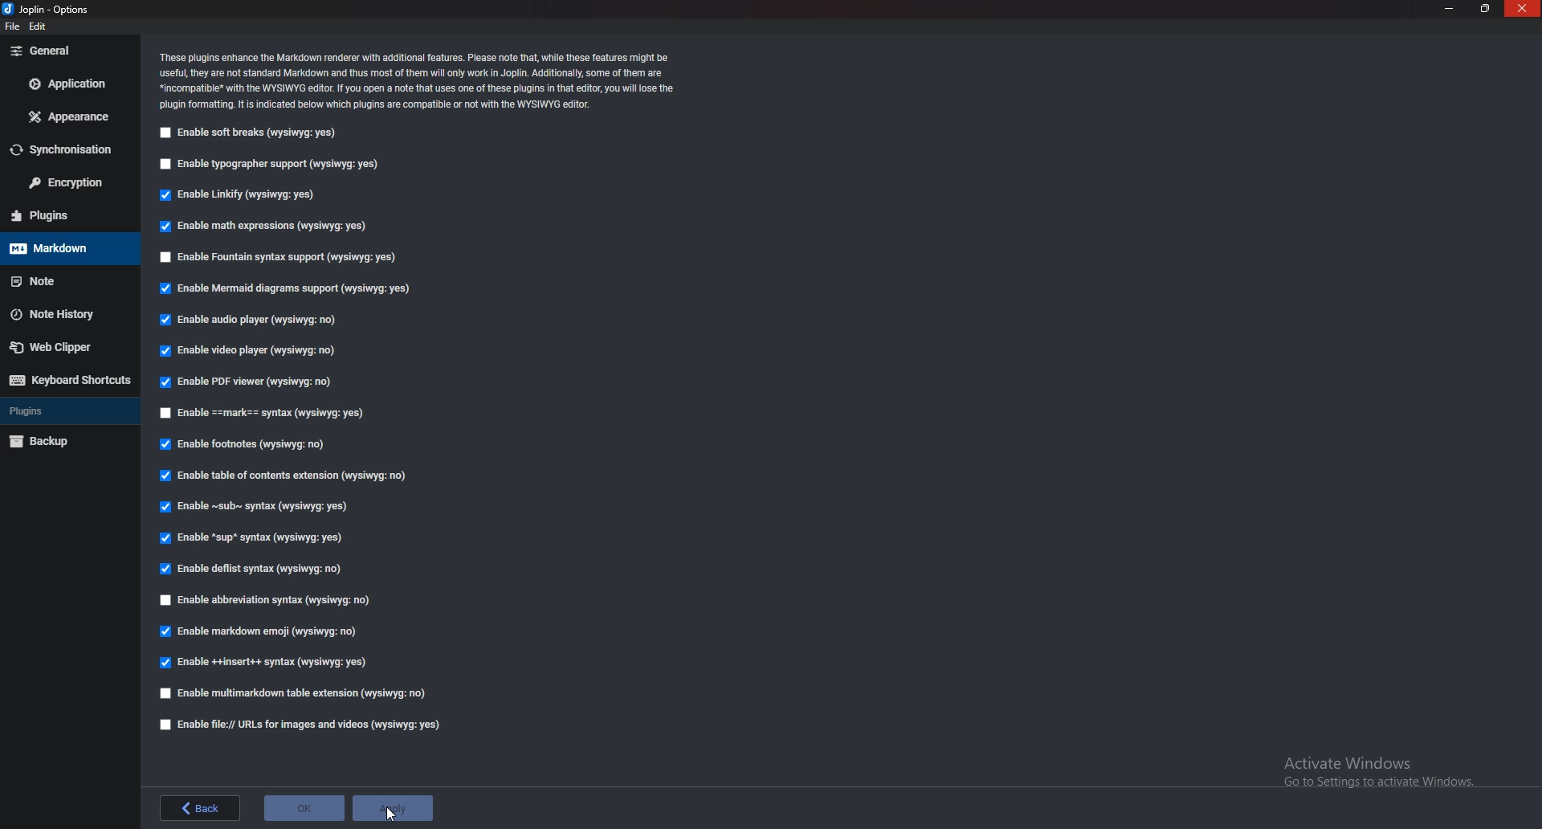 The height and width of the screenshot is (829, 1542). Describe the element at coordinates (202, 807) in the screenshot. I see `back` at that location.